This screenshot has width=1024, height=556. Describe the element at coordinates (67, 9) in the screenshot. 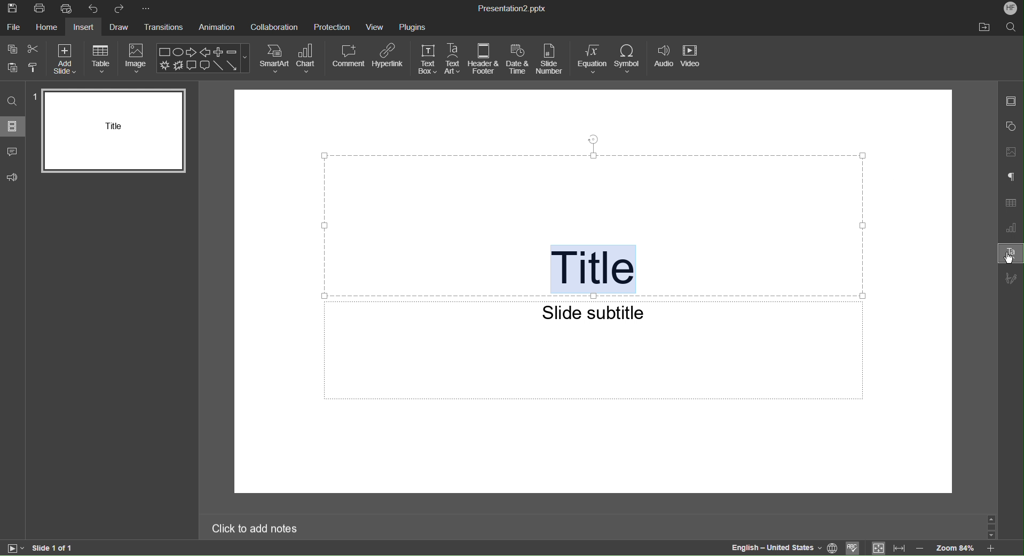

I see `Quick Print` at that location.